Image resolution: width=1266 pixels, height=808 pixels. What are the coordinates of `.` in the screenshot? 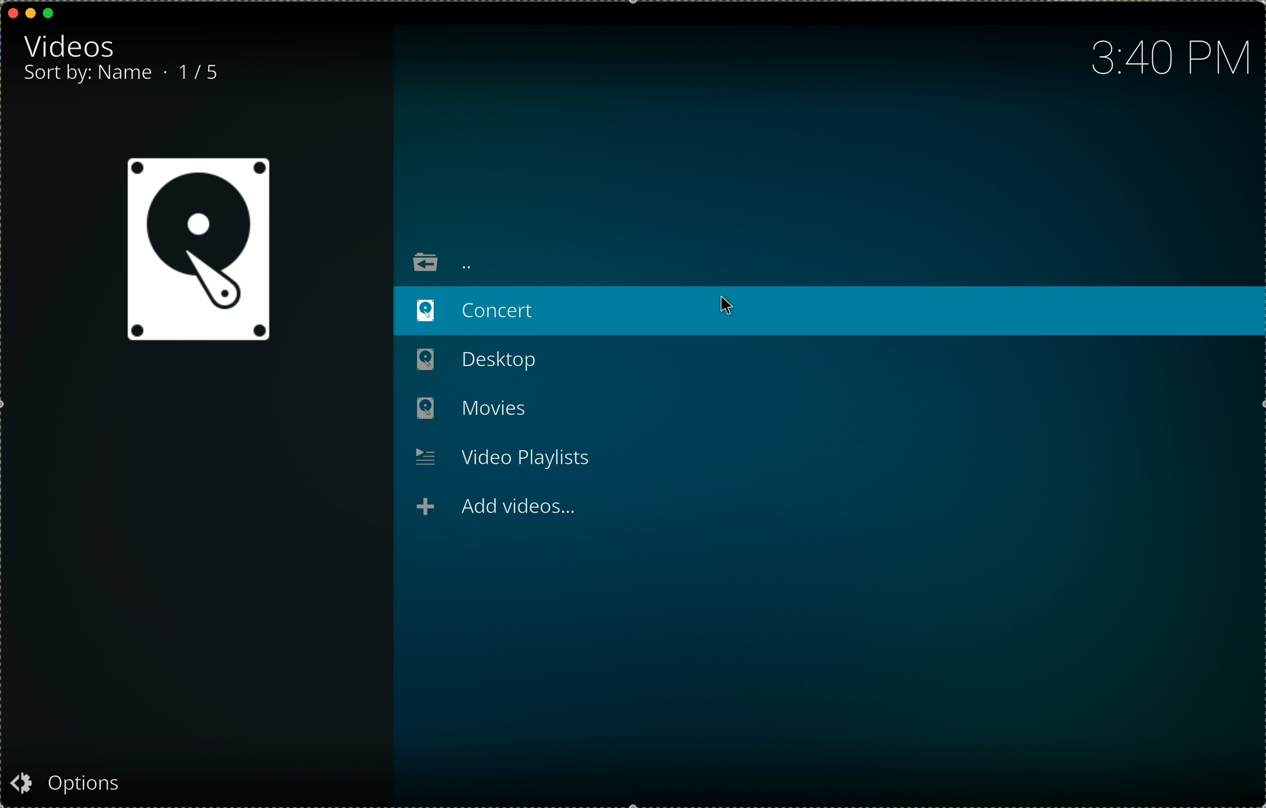 It's located at (168, 71).